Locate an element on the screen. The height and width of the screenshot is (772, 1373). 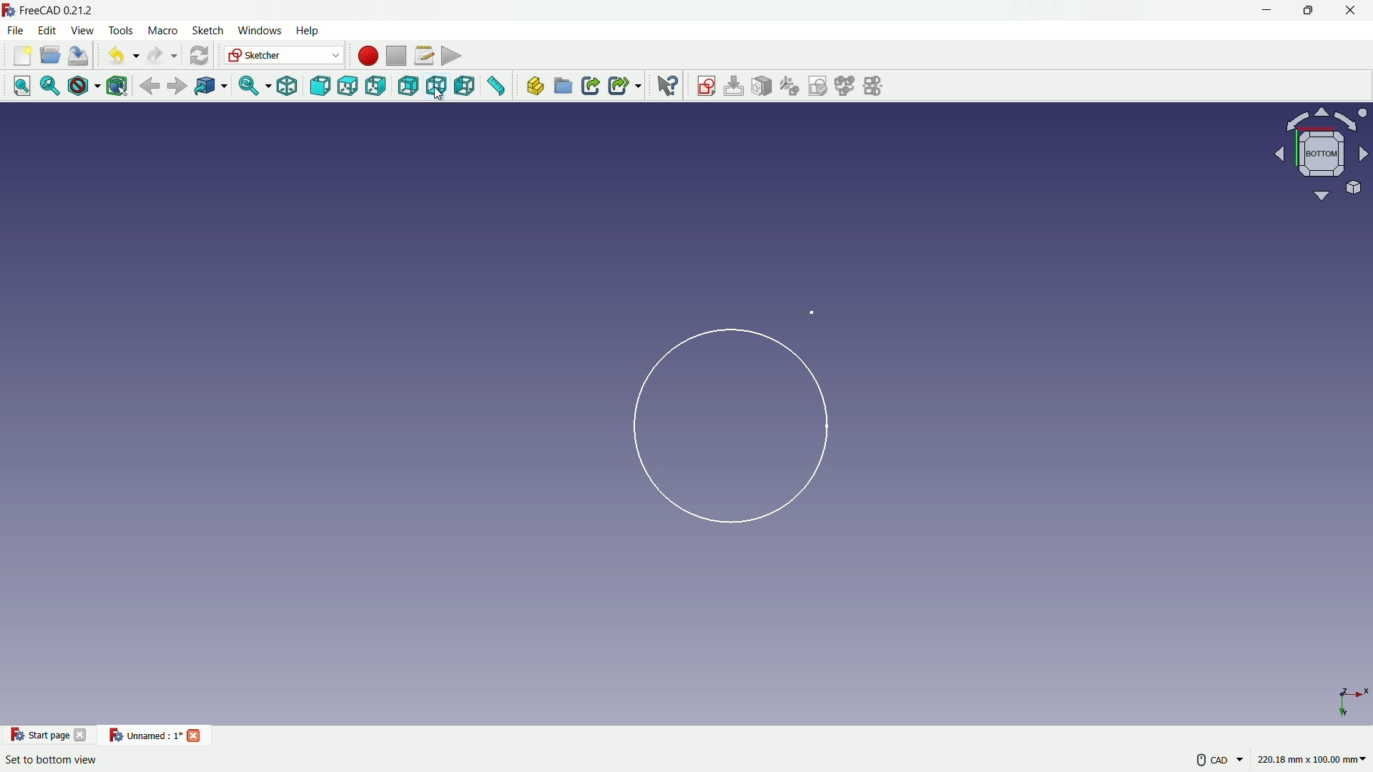
file name is located at coordinates (144, 736).